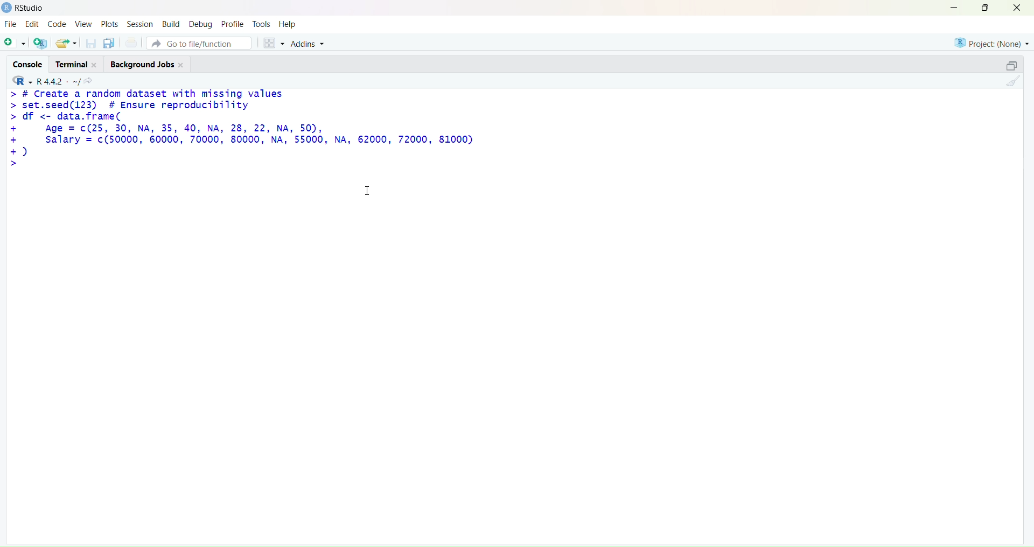 Image resolution: width=1034 pixels, height=547 pixels. What do you see at coordinates (109, 44) in the screenshot?
I see `save all open documents` at bounding box center [109, 44].